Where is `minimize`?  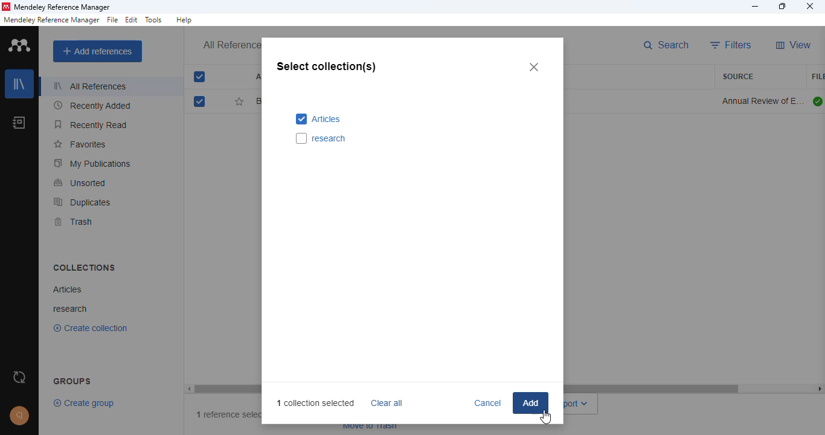
minimize is located at coordinates (756, 7).